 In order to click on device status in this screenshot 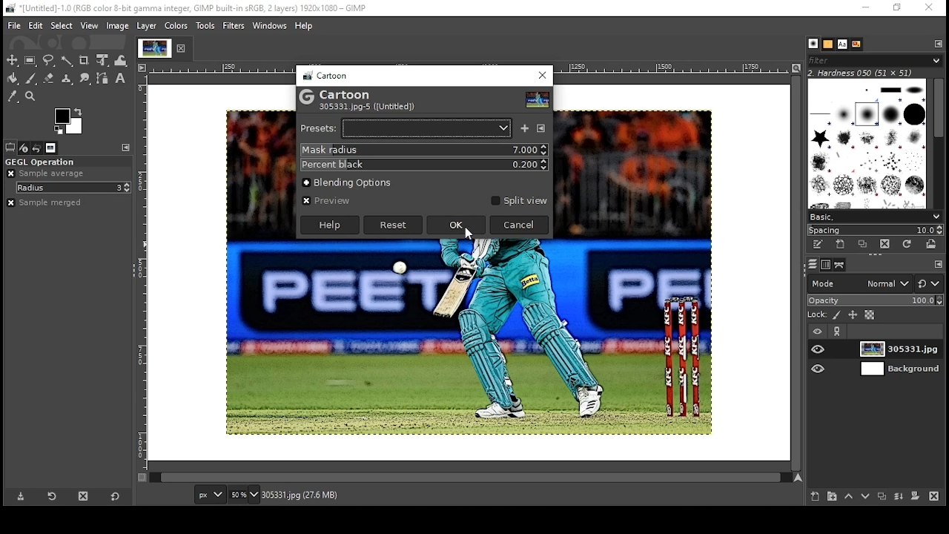, I will do `click(24, 148)`.